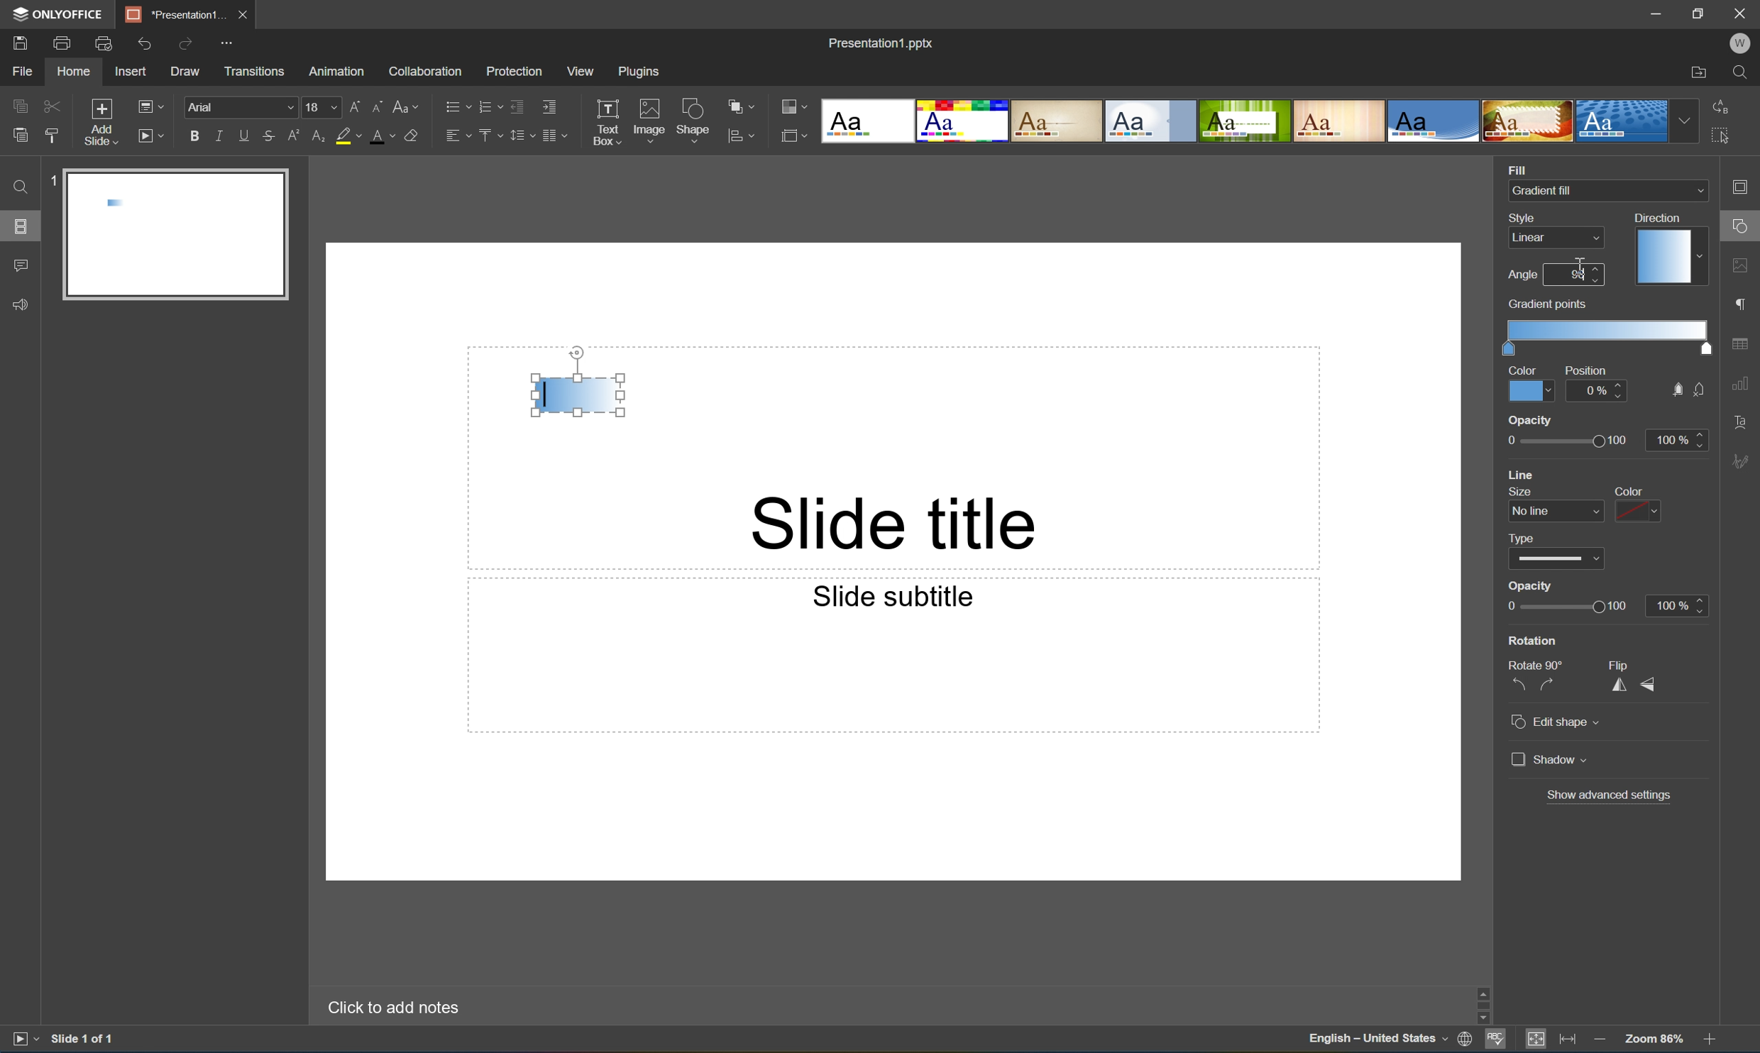  What do you see at coordinates (1549, 304) in the screenshot?
I see `gradient points` at bounding box center [1549, 304].